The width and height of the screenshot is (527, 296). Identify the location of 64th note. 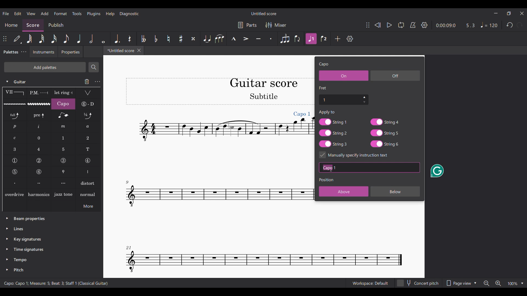
(29, 39).